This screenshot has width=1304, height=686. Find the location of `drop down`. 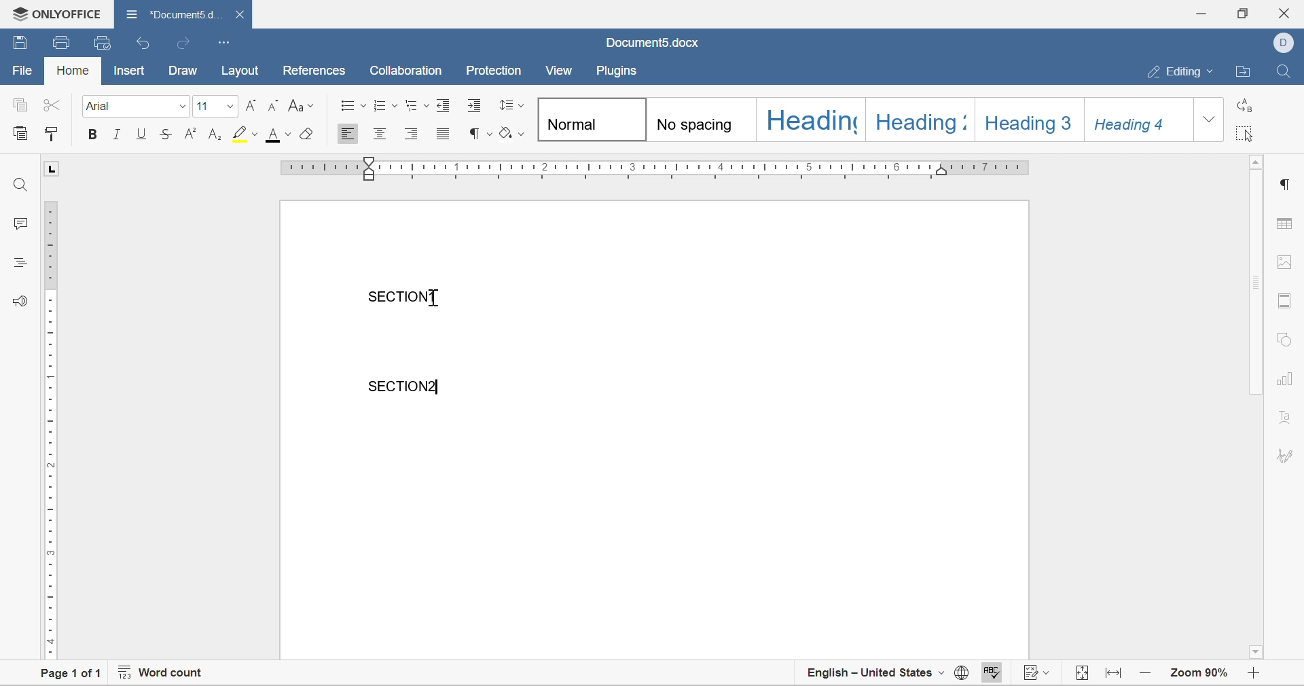

drop down is located at coordinates (228, 105).